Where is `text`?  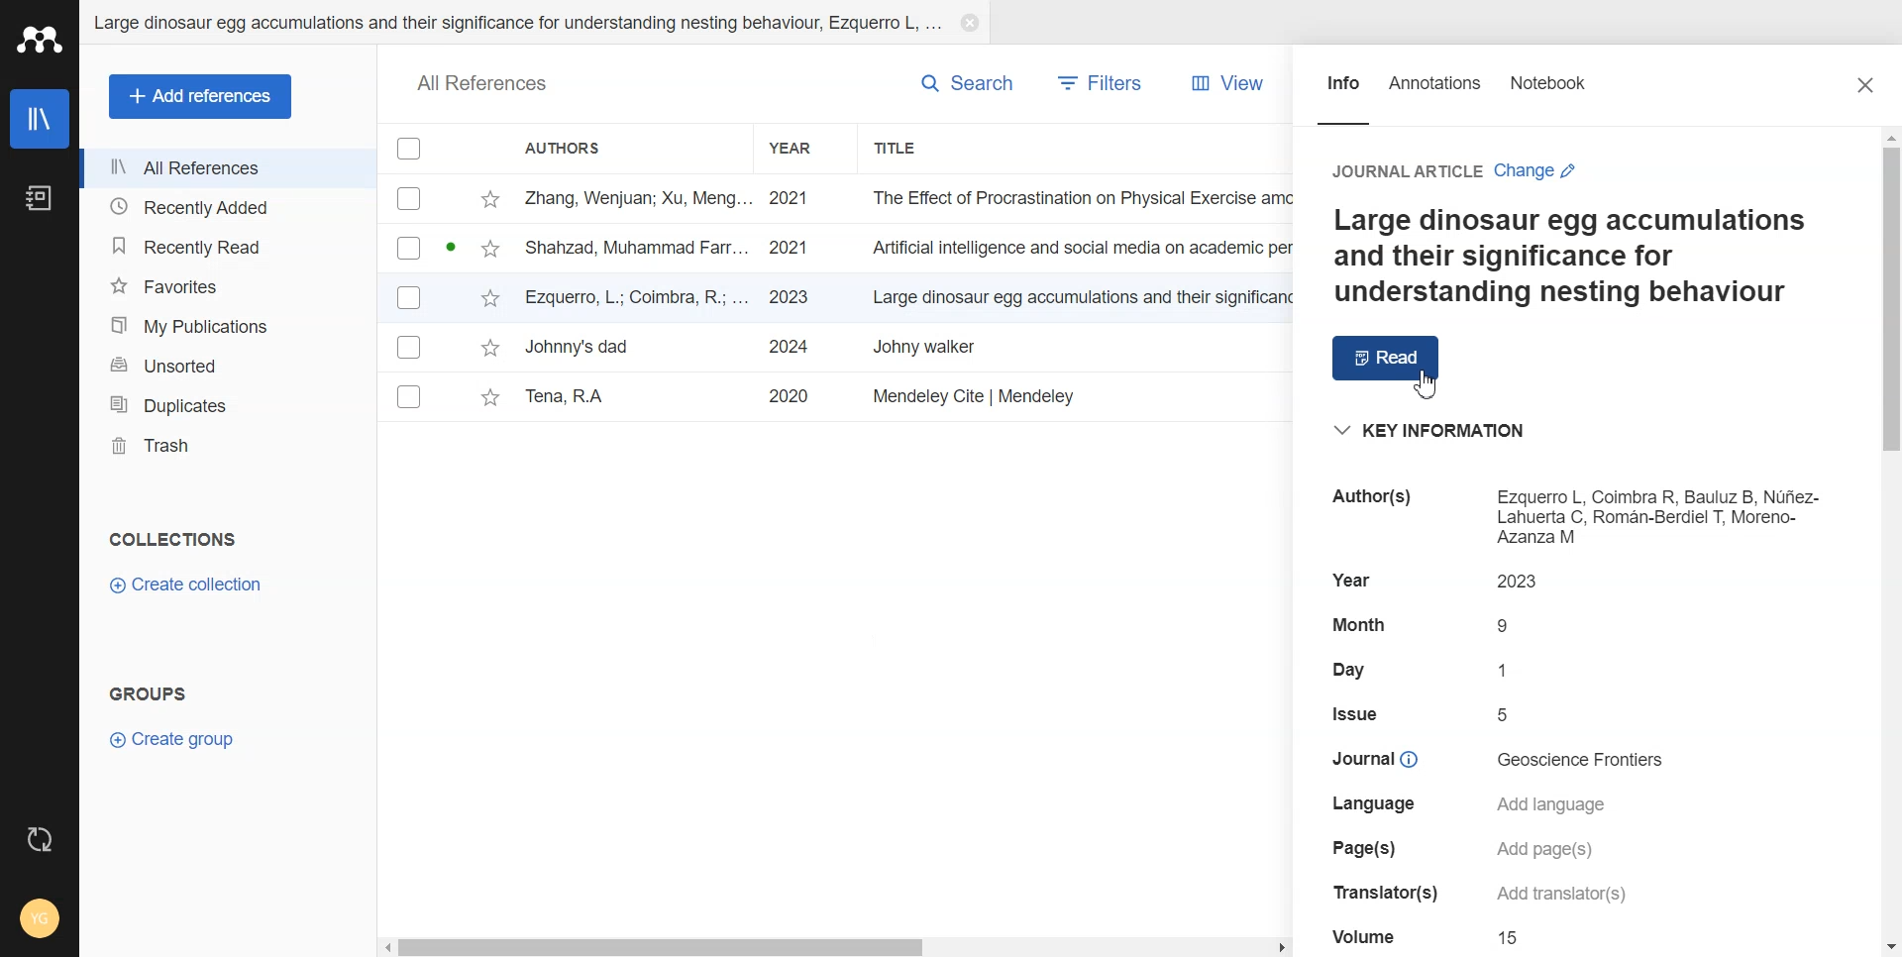
text is located at coordinates (1507, 714).